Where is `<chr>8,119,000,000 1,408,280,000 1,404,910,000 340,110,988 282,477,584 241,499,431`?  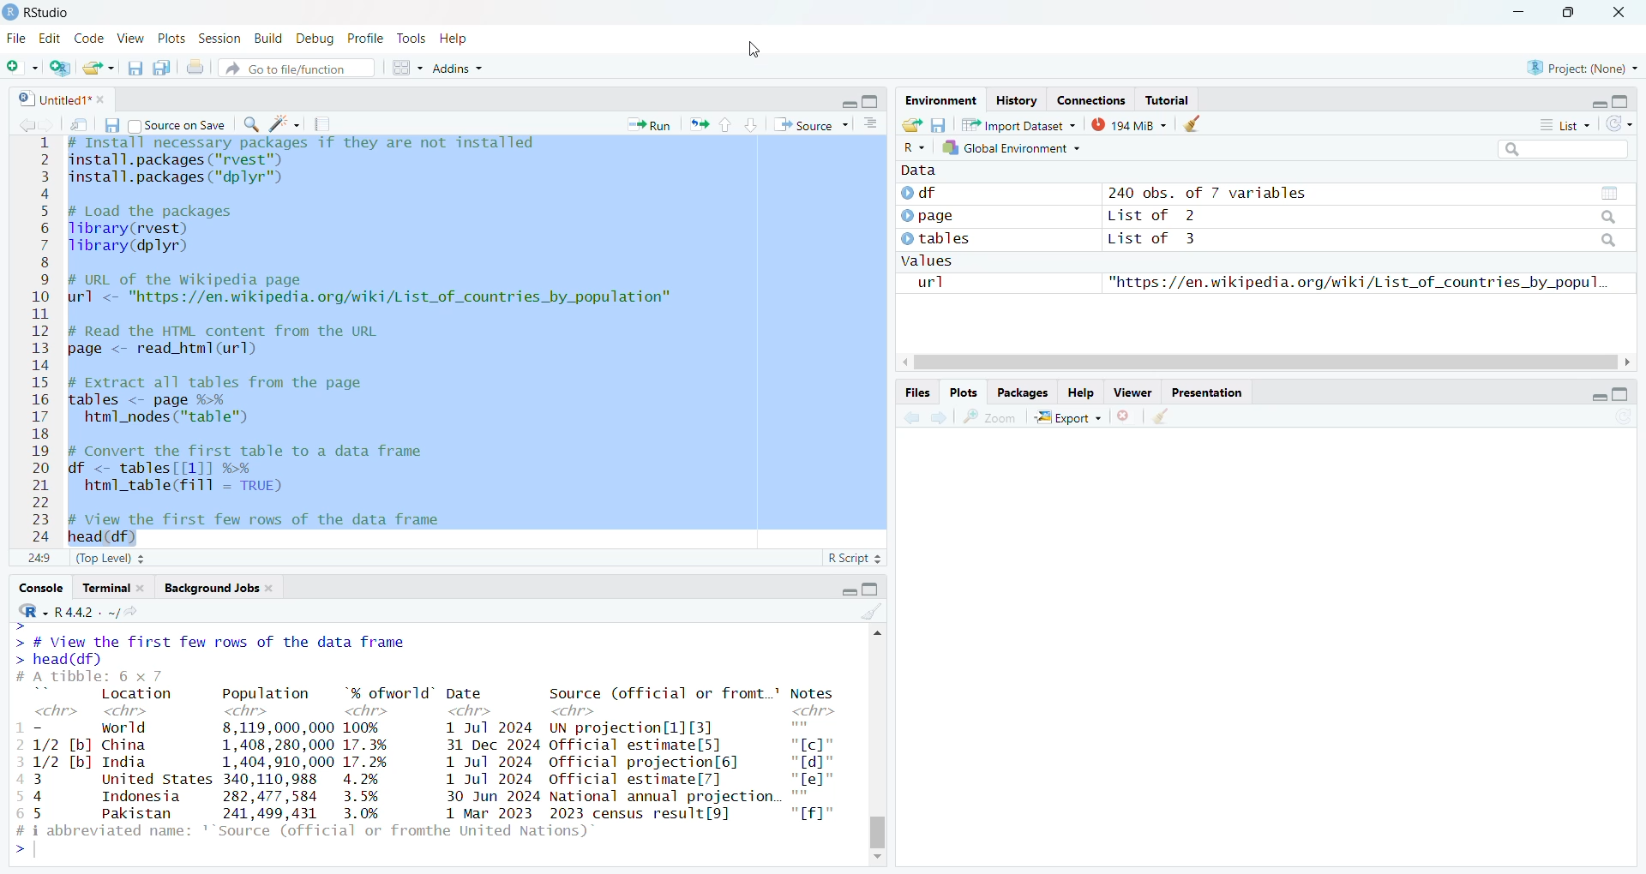 <chr>8,119,000,000 1,408,280,000 1,404,910,000 340,110,988 282,477,584 241,499,431 is located at coordinates (276, 762).